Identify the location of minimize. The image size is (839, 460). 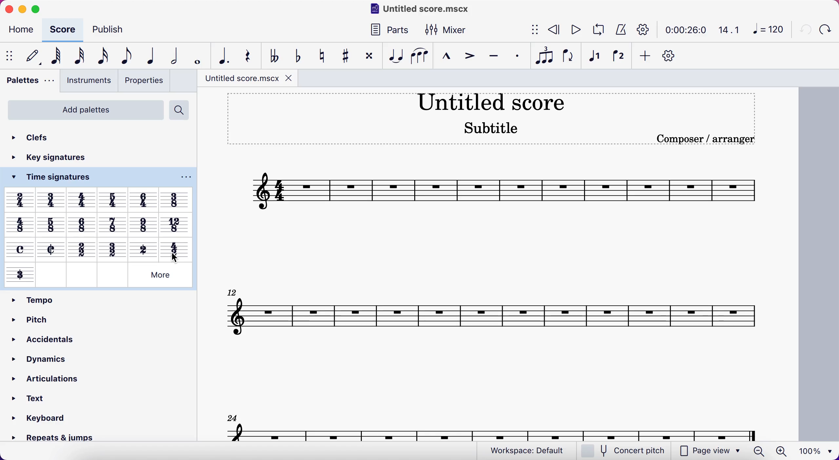
(23, 10).